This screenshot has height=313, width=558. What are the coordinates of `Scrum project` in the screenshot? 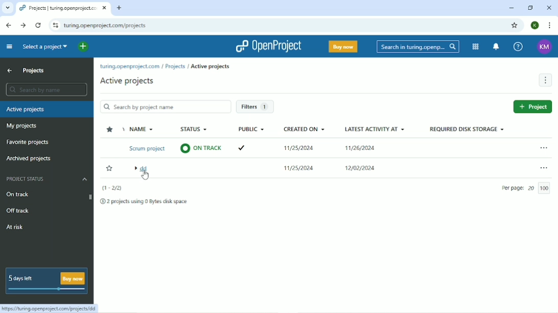 It's located at (145, 149).